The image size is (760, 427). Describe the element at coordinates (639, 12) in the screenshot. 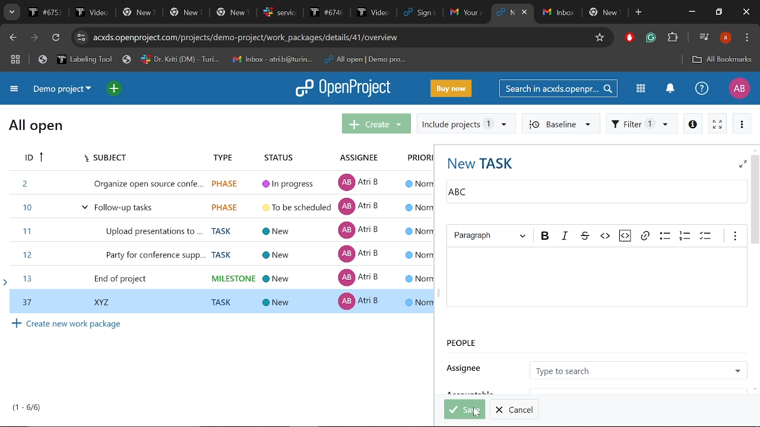

I see `Add new tab` at that location.